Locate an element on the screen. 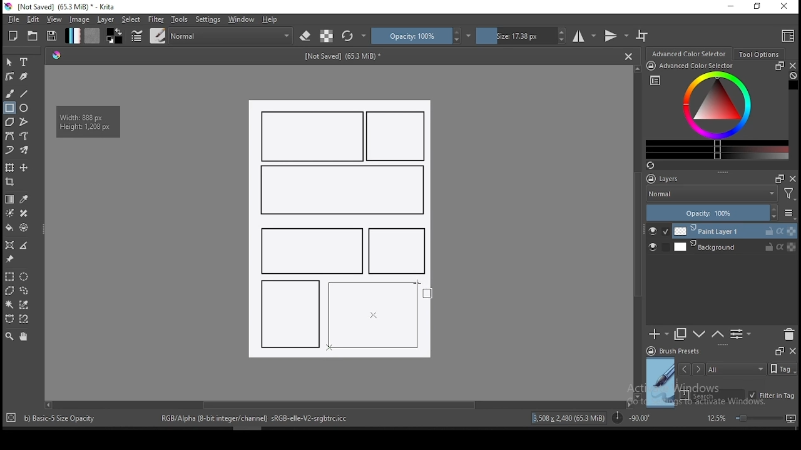 The image size is (801, 450). freehand path tool is located at coordinates (25, 136).